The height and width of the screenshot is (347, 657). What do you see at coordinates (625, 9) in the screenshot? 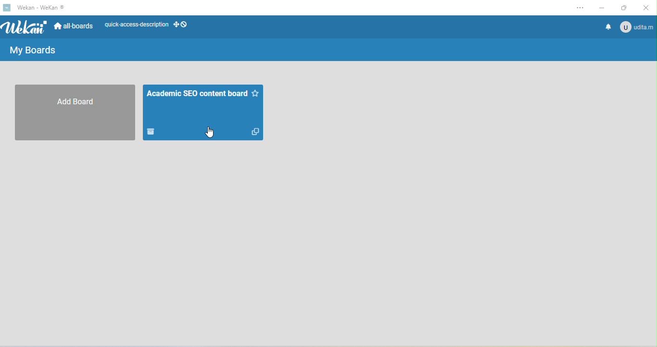
I see `maximize` at bounding box center [625, 9].